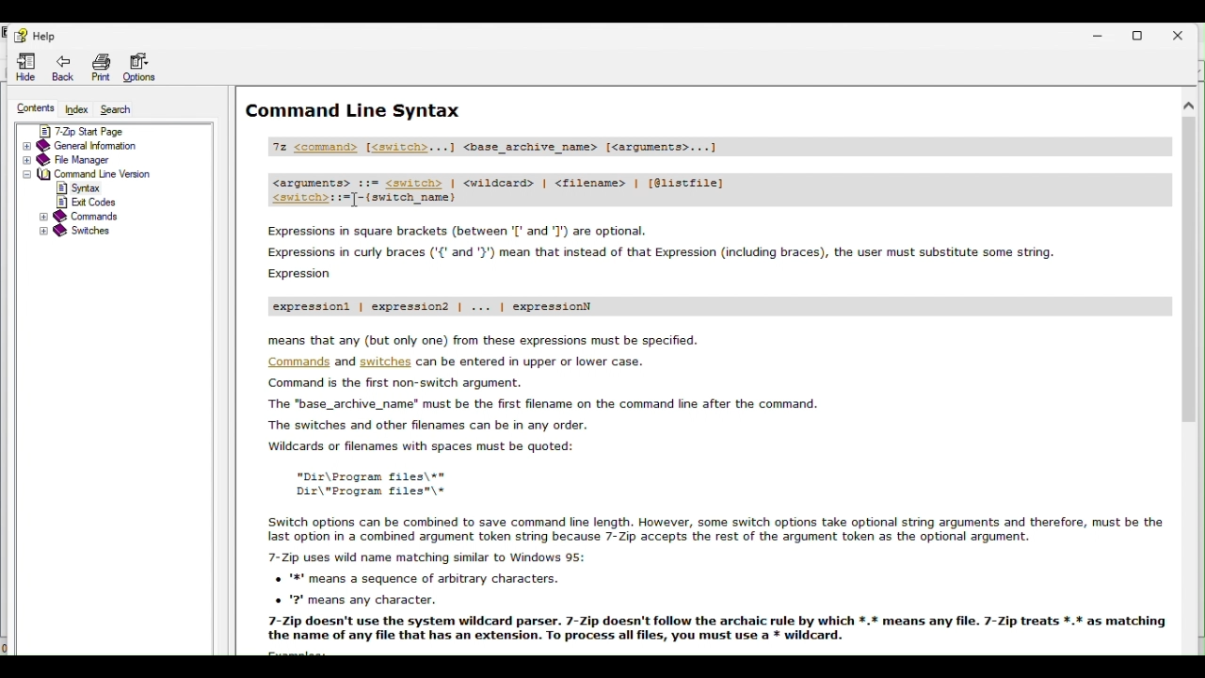 Image resolution: width=1205 pixels, height=678 pixels. Describe the element at coordinates (82, 160) in the screenshot. I see `File manager` at that location.